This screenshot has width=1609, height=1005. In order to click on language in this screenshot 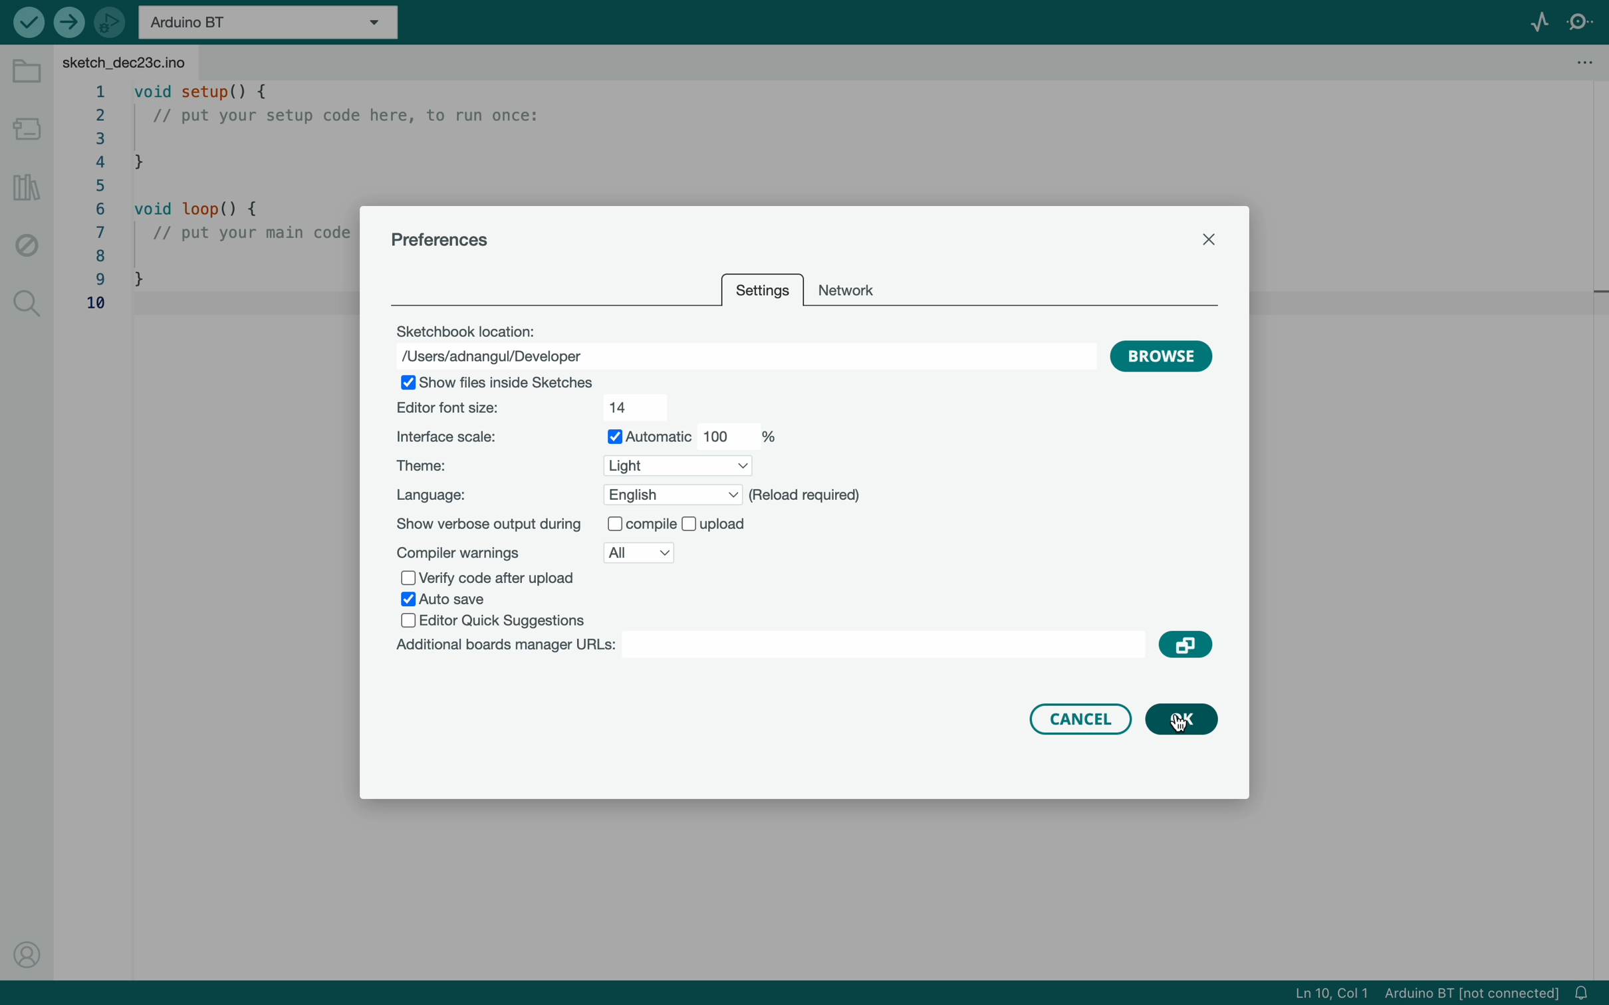, I will do `click(701, 495)`.